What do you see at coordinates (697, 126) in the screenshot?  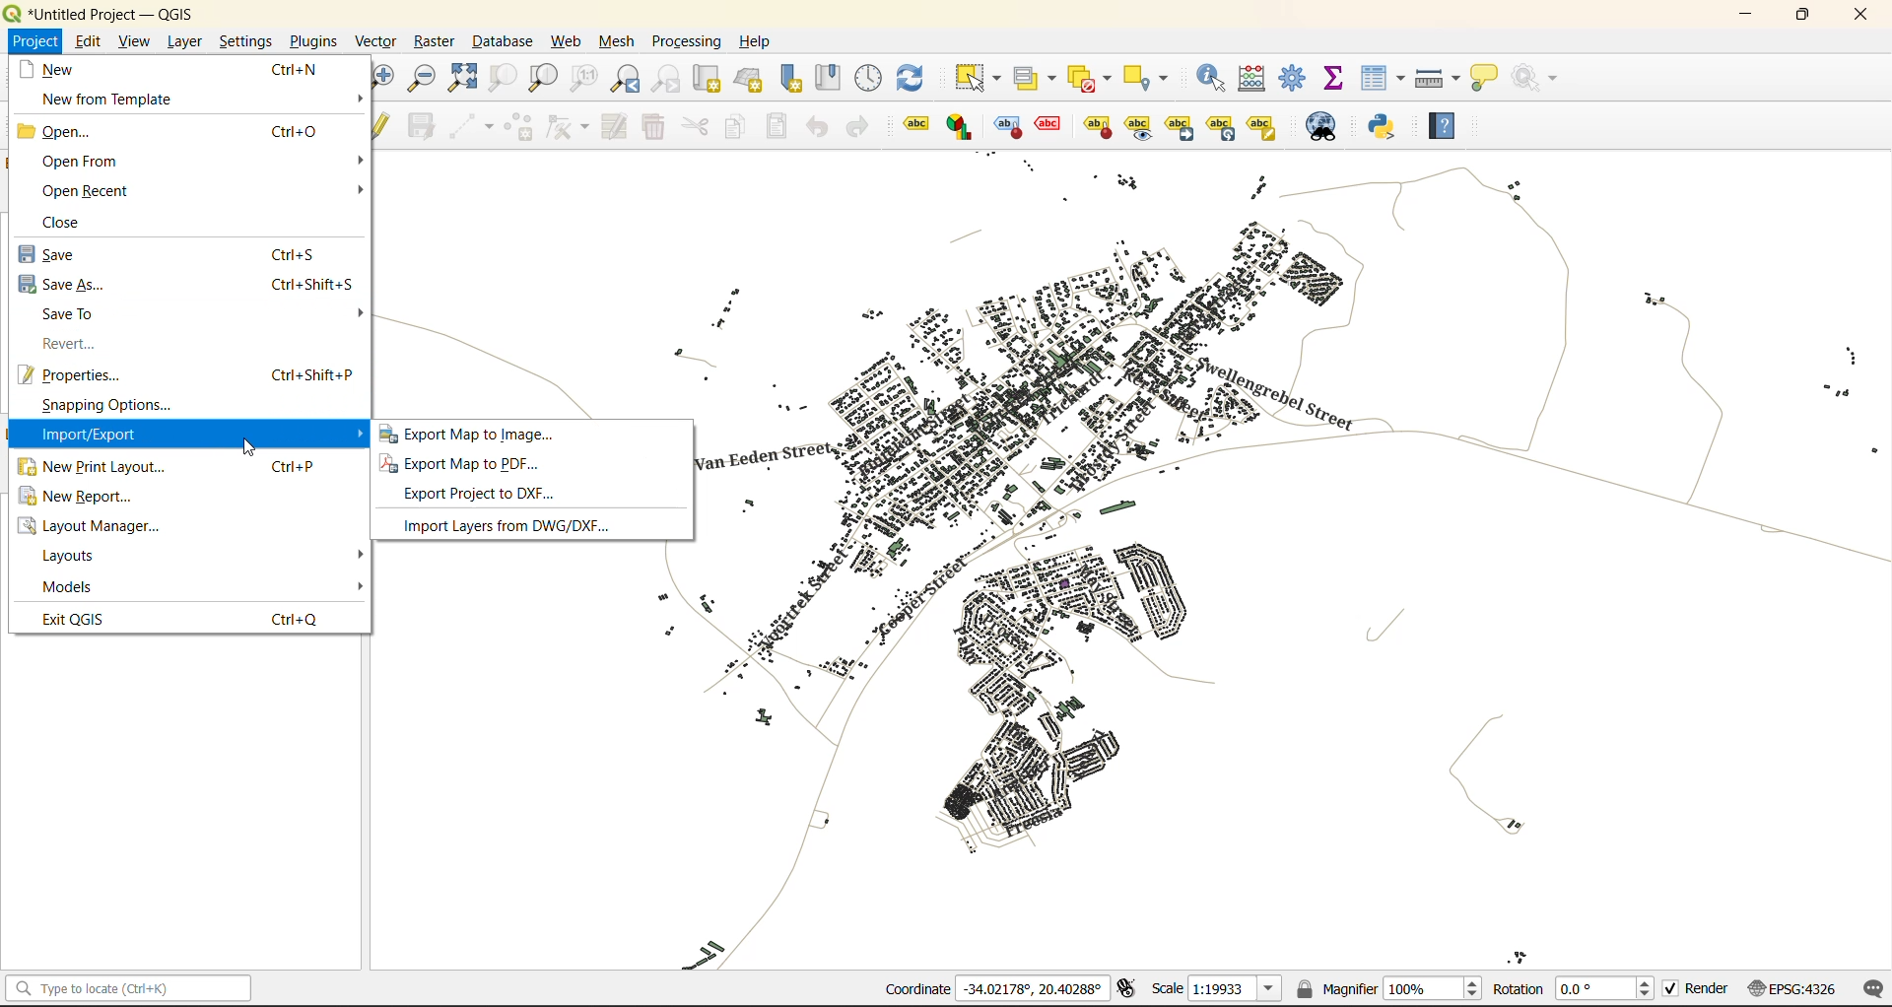 I see `cut` at bounding box center [697, 126].